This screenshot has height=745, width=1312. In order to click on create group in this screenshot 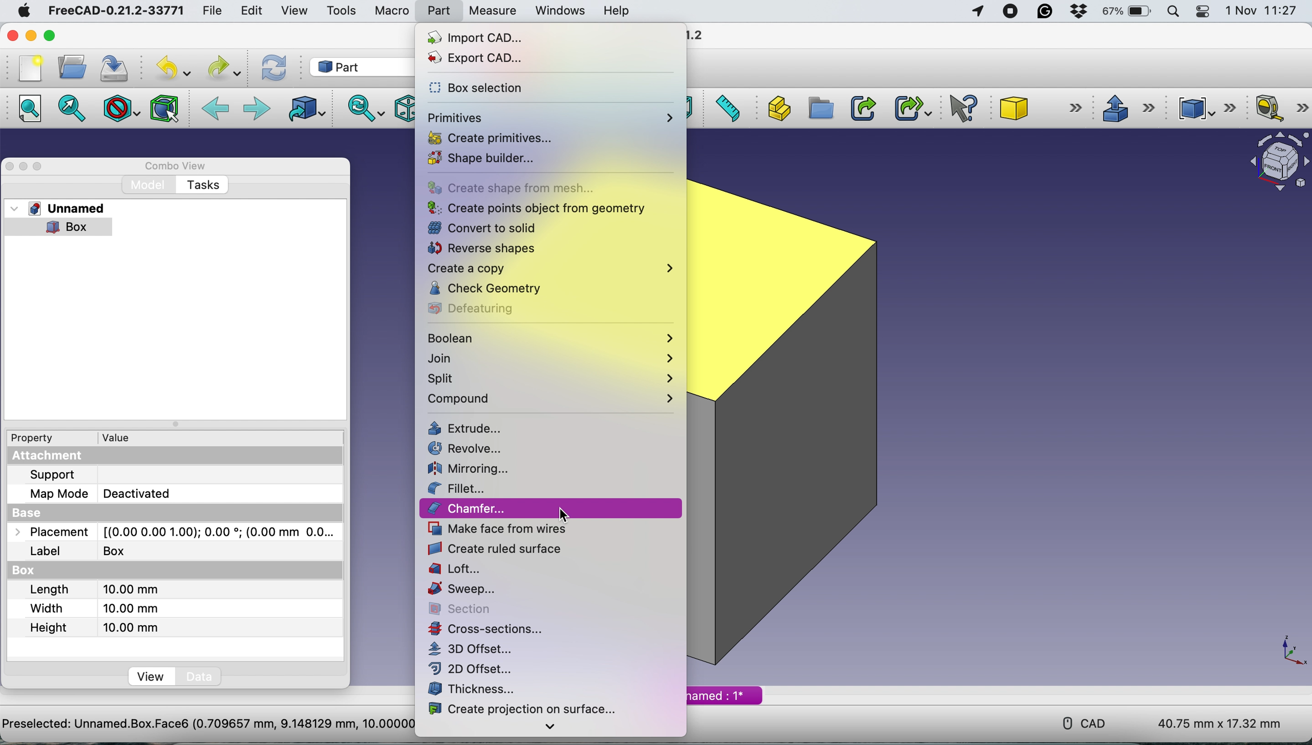, I will do `click(821, 108)`.